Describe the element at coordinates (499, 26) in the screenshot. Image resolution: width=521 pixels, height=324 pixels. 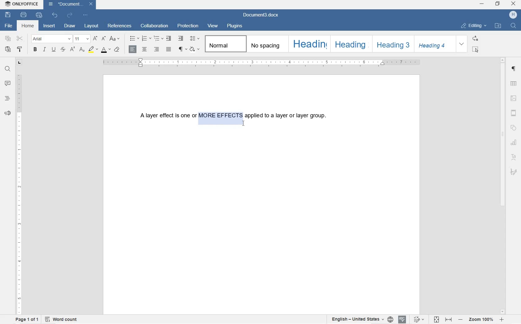
I see `OPEN FILE LOCATION` at that location.